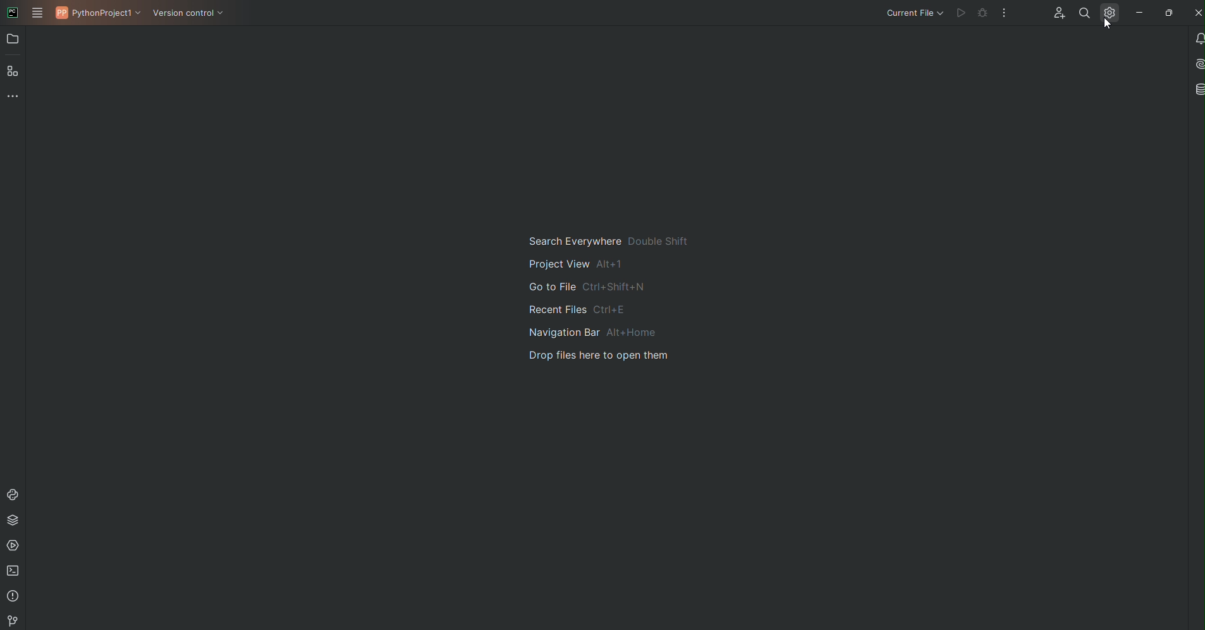 This screenshot has width=1205, height=630. What do you see at coordinates (573, 263) in the screenshot?
I see `project view` at bounding box center [573, 263].